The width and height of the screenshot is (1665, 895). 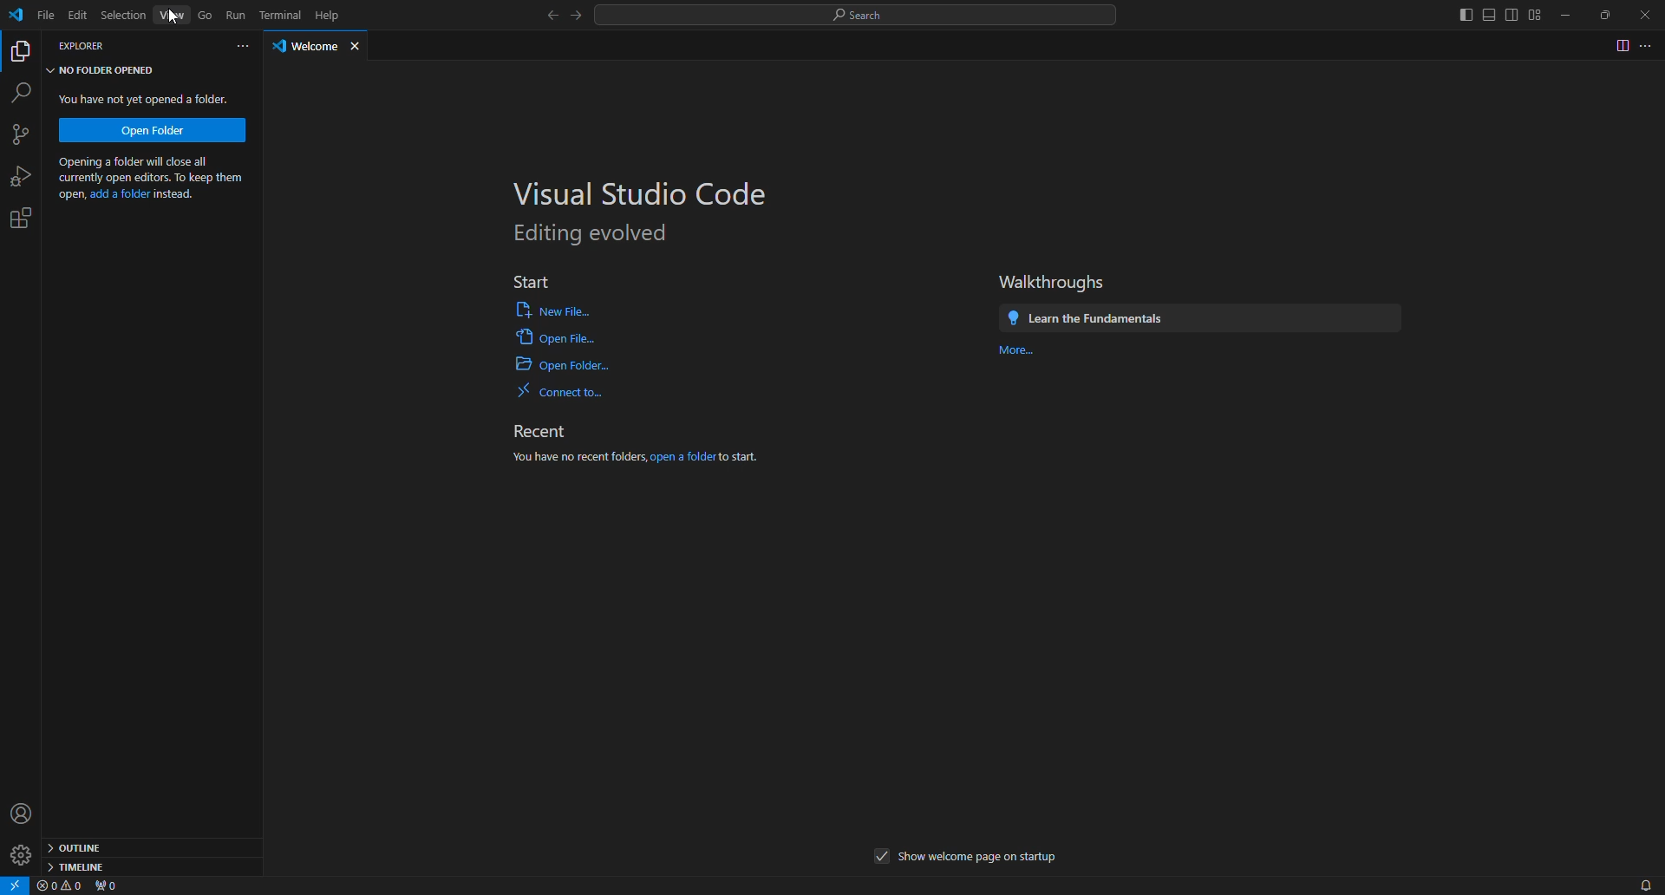 I want to click on logo, so click(x=18, y=16).